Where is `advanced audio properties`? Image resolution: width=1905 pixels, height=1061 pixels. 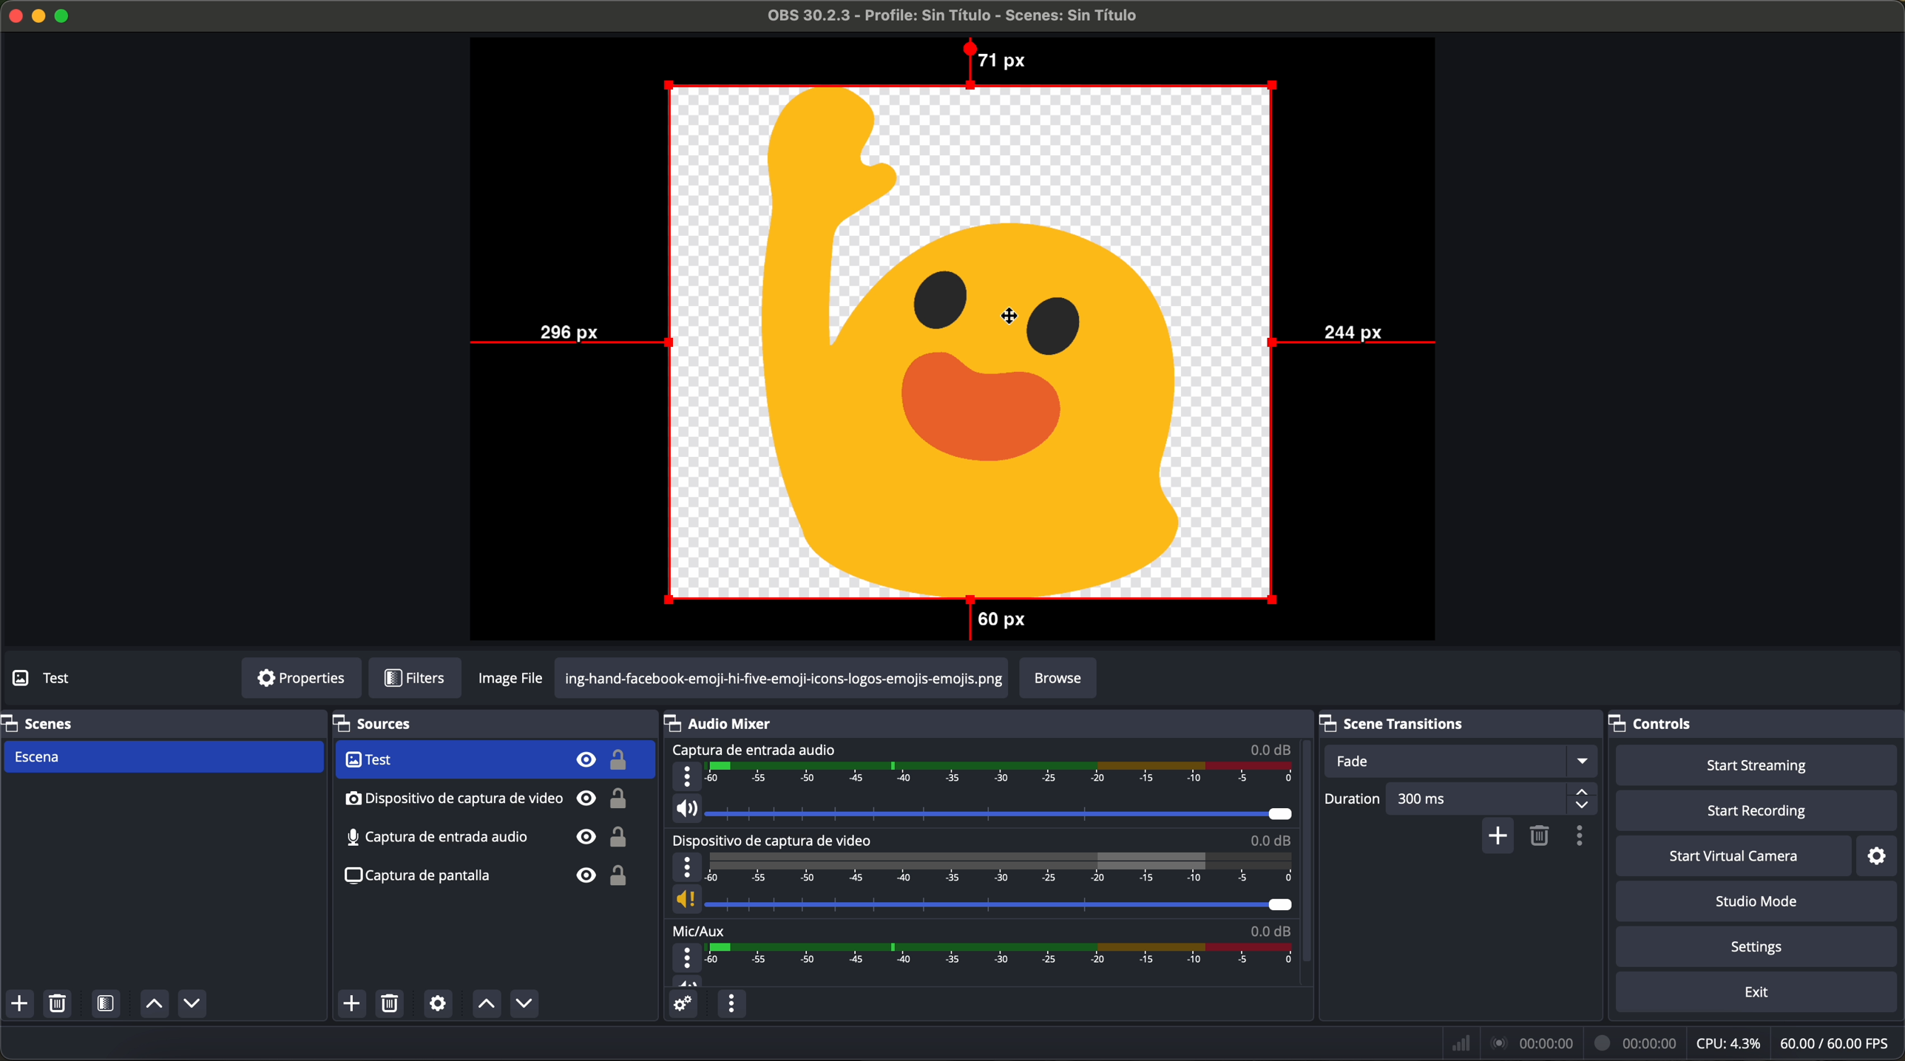 advanced audio properties is located at coordinates (682, 1004).